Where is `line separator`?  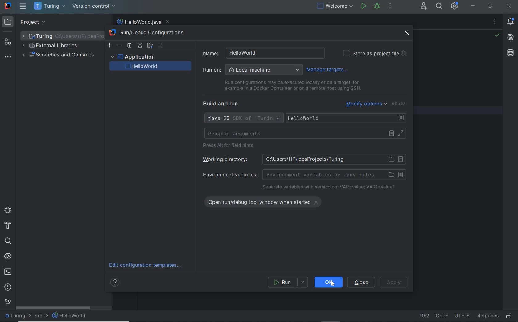
line separator is located at coordinates (442, 316).